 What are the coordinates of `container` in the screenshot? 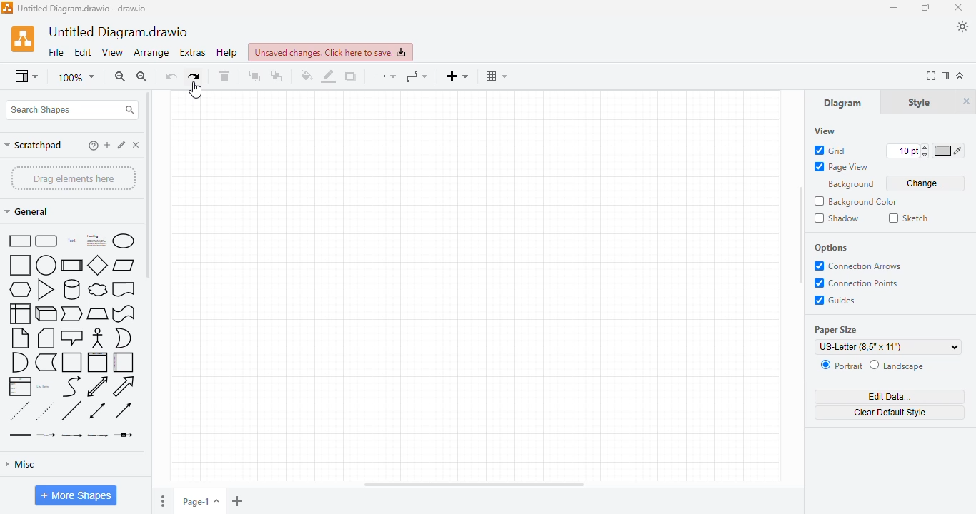 It's located at (72, 363).